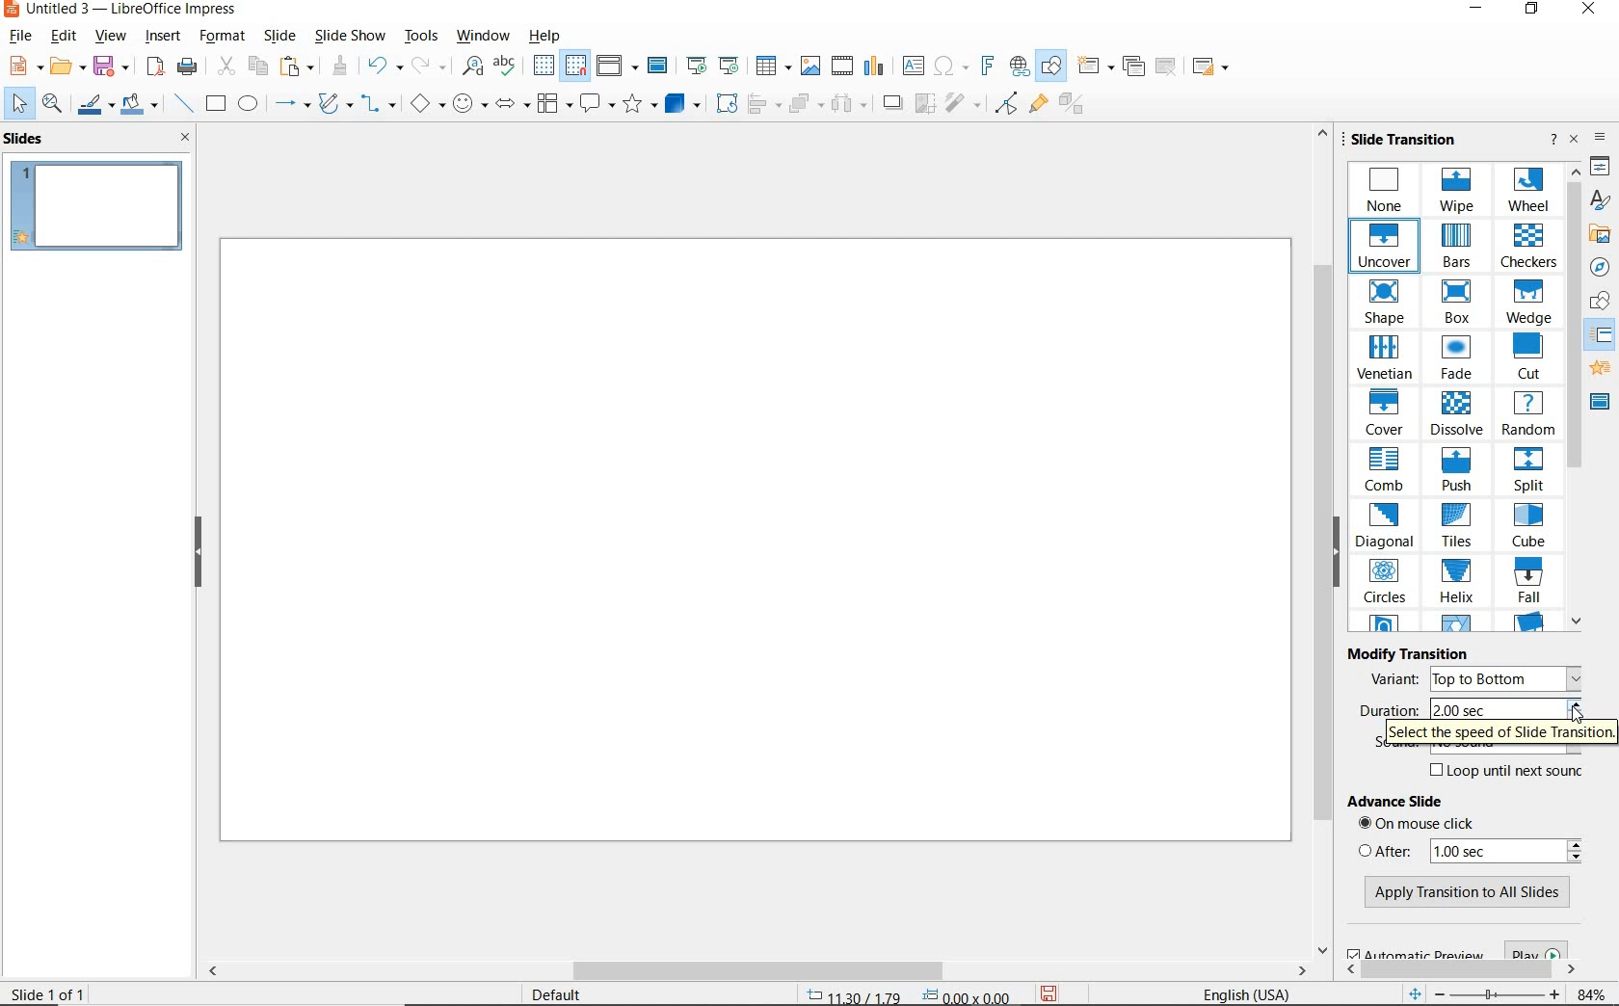  What do you see at coordinates (468, 105) in the screenshot?
I see `SYMBOL SHAPES` at bounding box center [468, 105].